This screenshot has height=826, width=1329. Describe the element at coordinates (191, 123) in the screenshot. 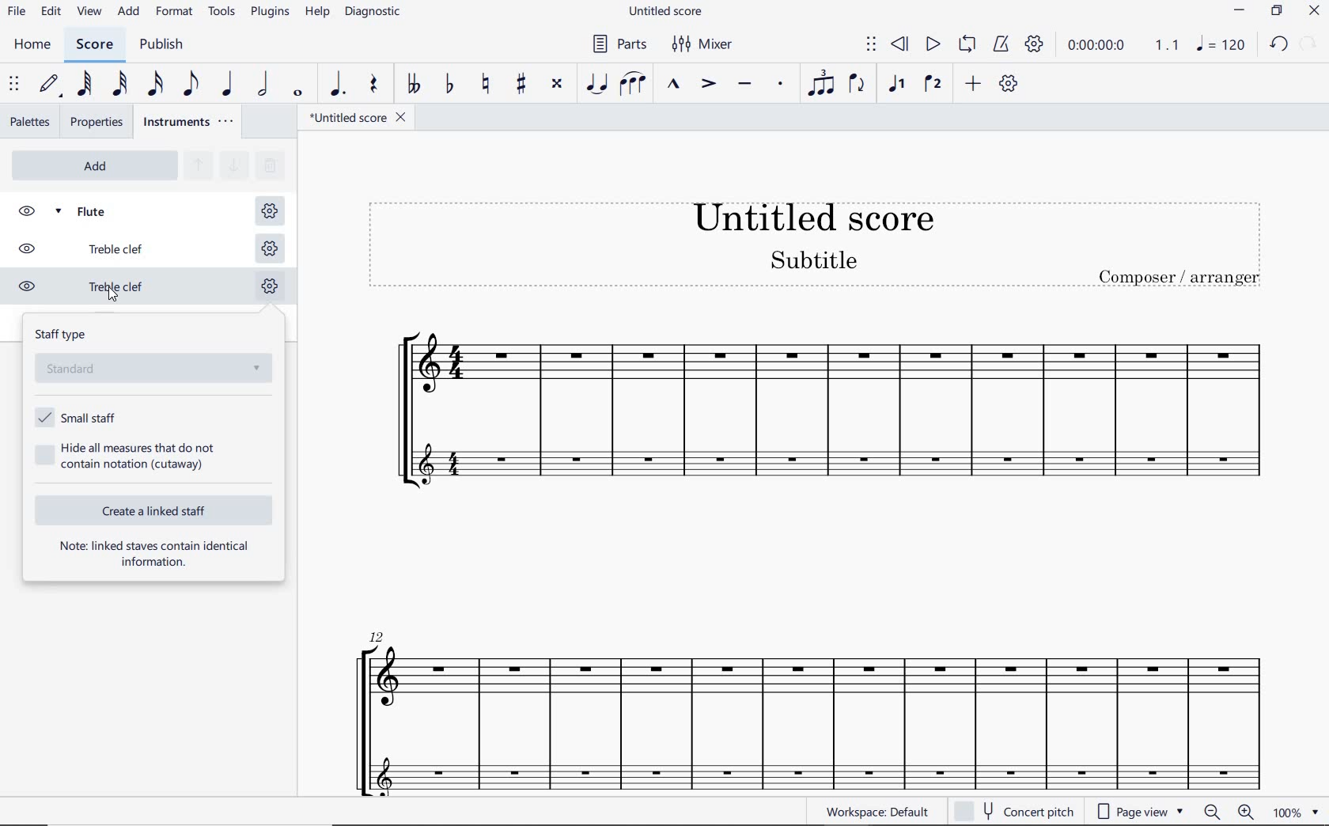

I see `INSTRUMENTS` at that location.